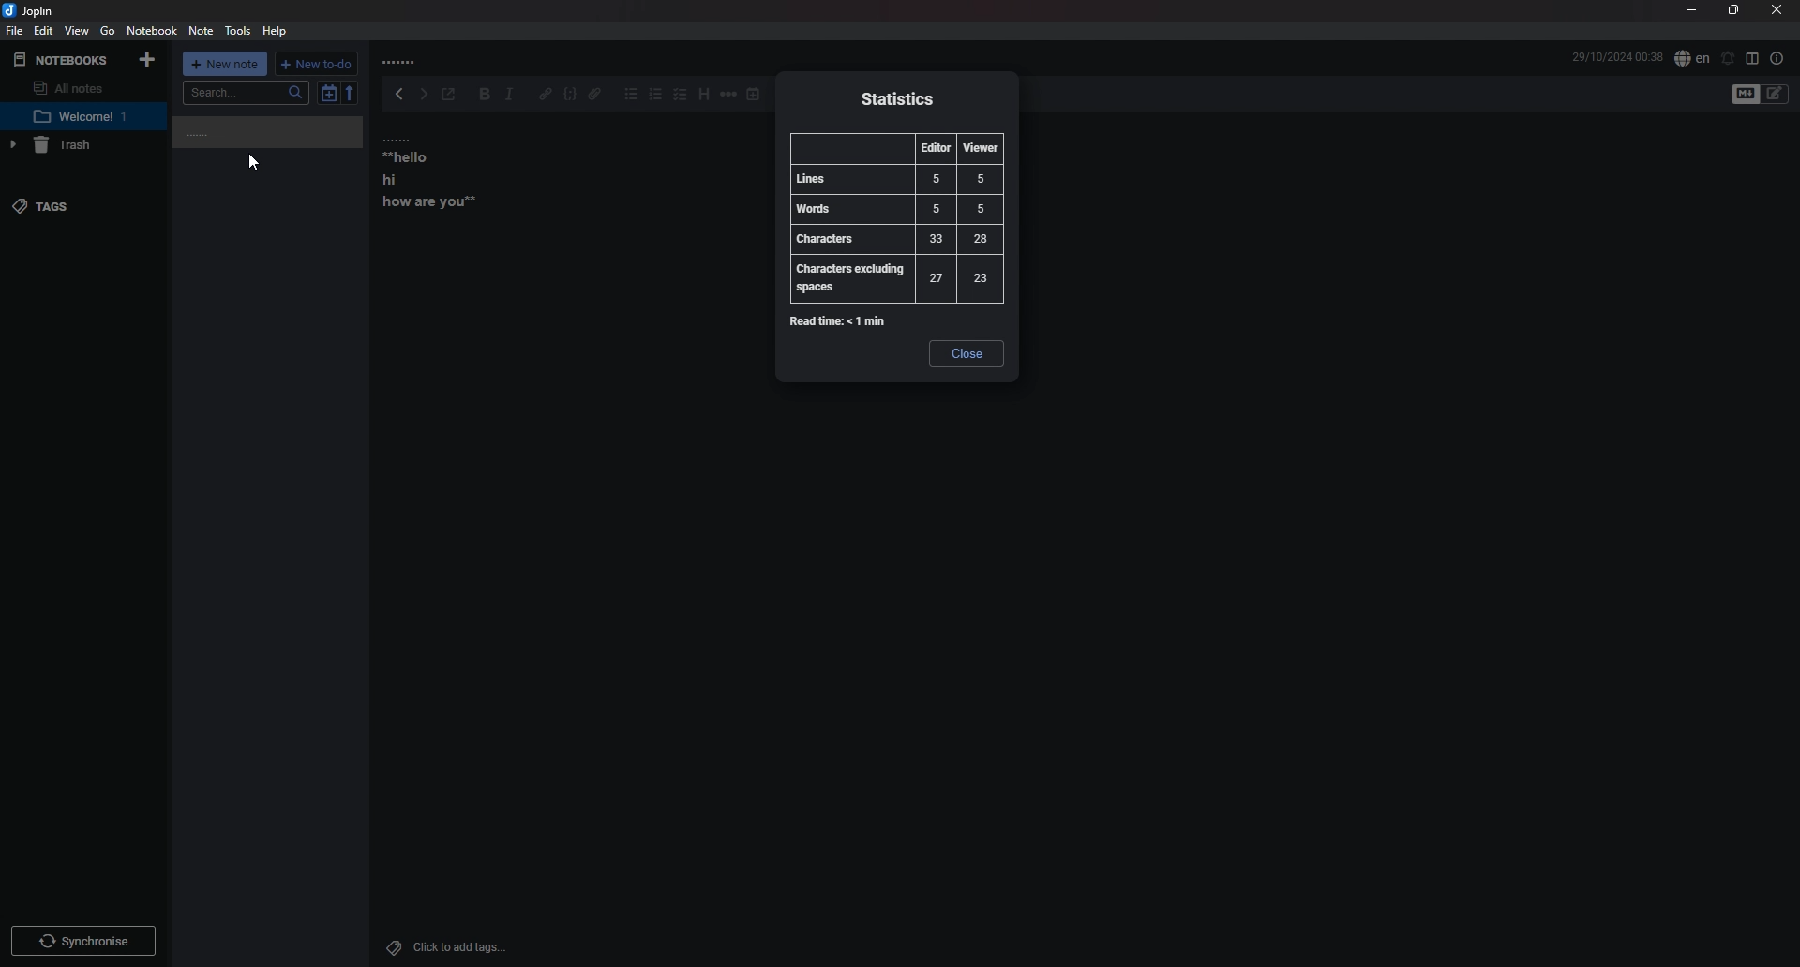 Image resolution: width=1800 pixels, height=967 pixels. Describe the element at coordinates (15, 30) in the screenshot. I see `File` at that location.